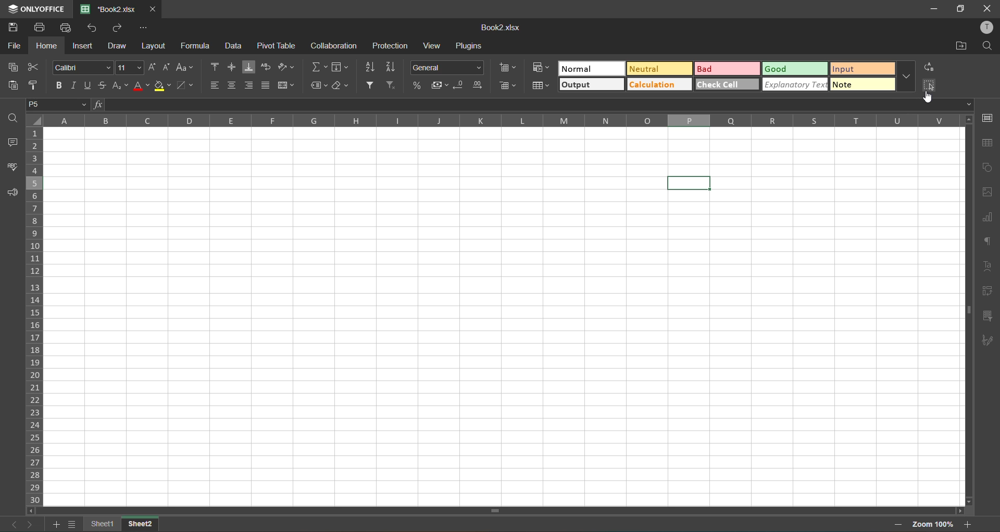 Image resolution: width=1000 pixels, height=532 pixels. Describe the element at coordinates (185, 67) in the screenshot. I see `change case` at that location.